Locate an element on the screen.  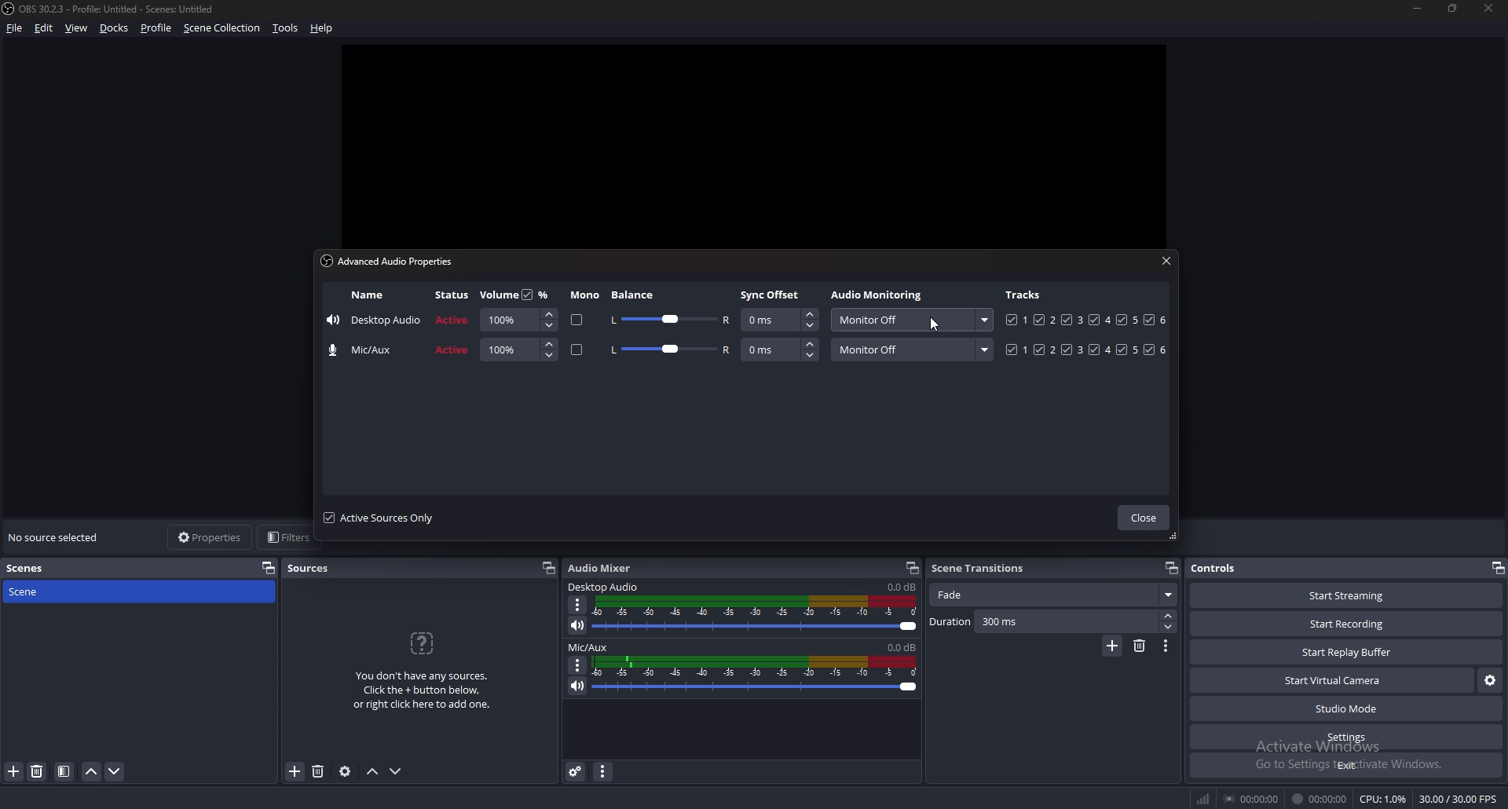
balance adjust is located at coordinates (672, 319).